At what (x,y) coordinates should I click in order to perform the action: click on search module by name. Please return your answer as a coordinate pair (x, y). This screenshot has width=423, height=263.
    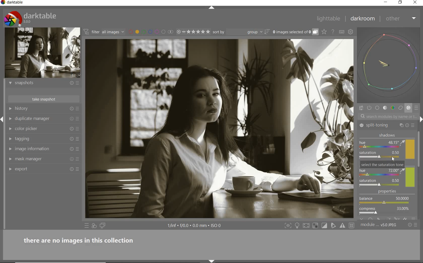
    Looking at the image, I should click on (387, 116).